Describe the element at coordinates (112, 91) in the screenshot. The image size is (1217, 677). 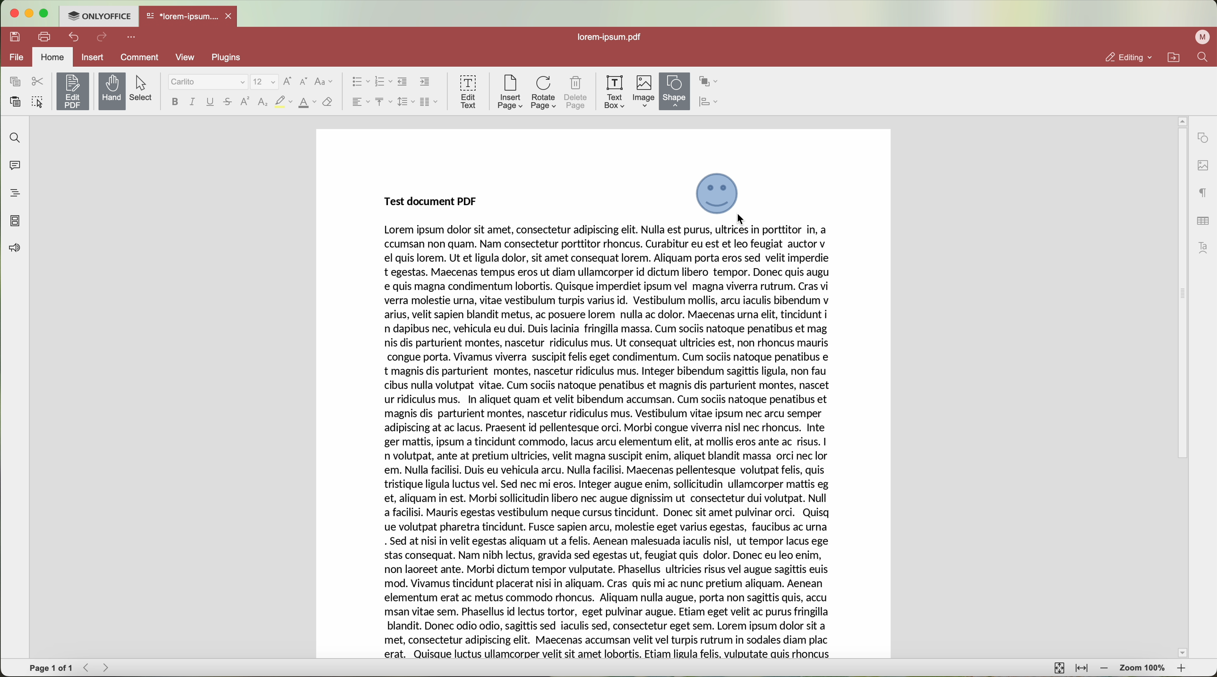
I see `hand` at that location.